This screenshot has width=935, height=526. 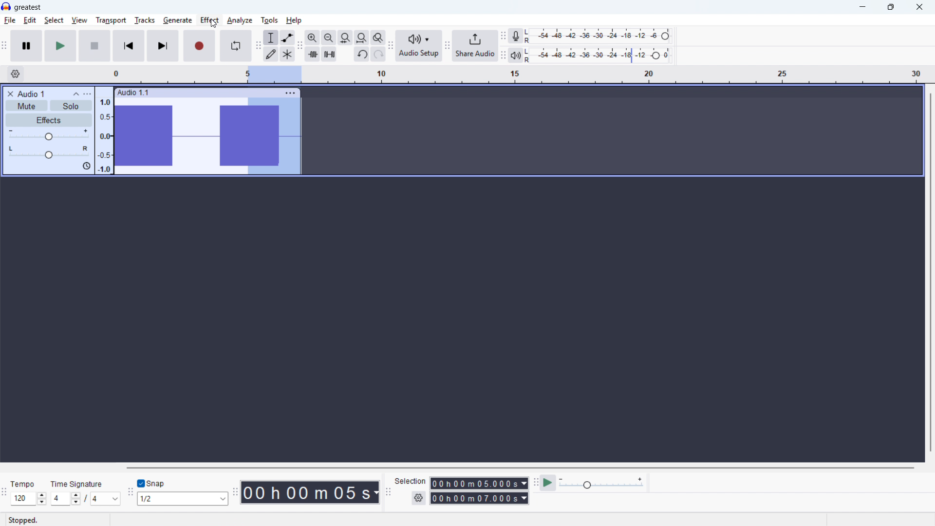 What do you see at coordinates (60, 46) in the screenshot?
I see `play ` at bounding box center [60, 46].